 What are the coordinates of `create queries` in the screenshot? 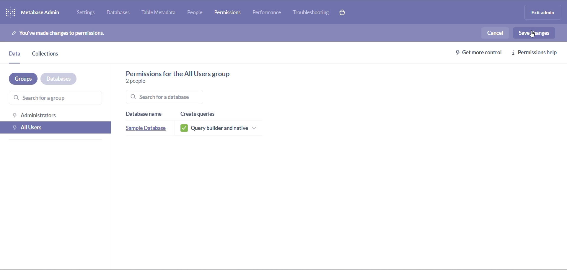 It's located at (201, 111).